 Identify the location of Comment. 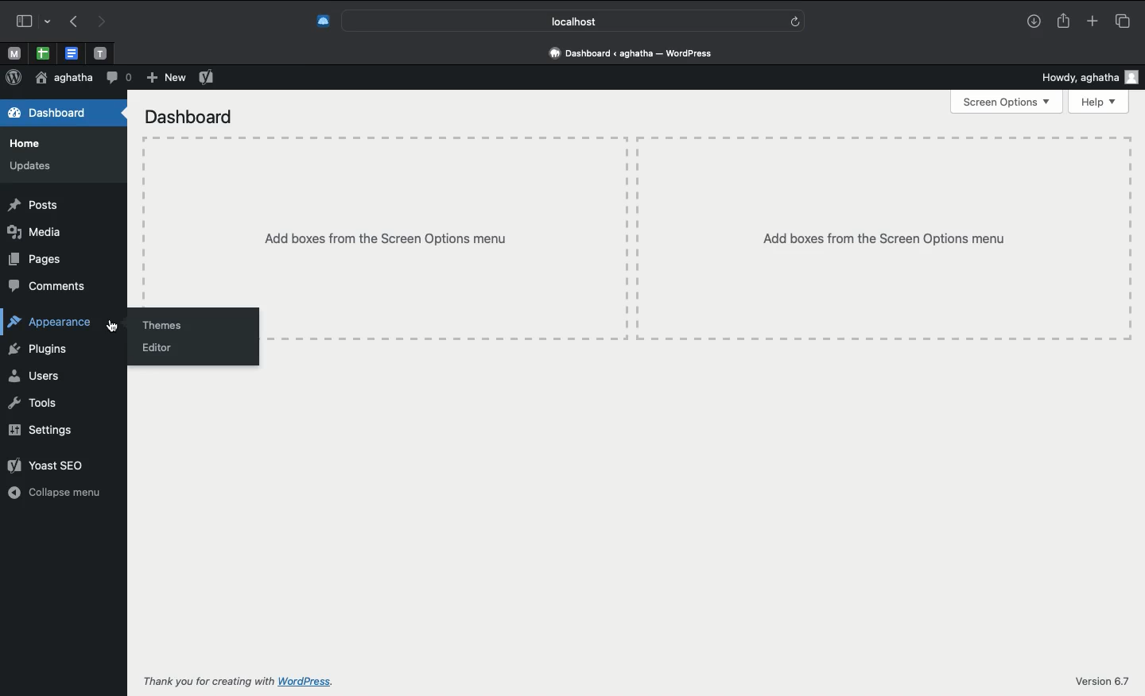
(115, 78).